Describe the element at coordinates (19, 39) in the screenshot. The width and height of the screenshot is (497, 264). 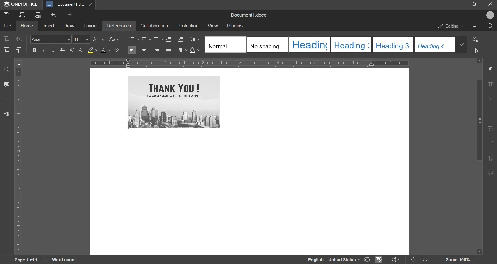
I see `cut` at that location.